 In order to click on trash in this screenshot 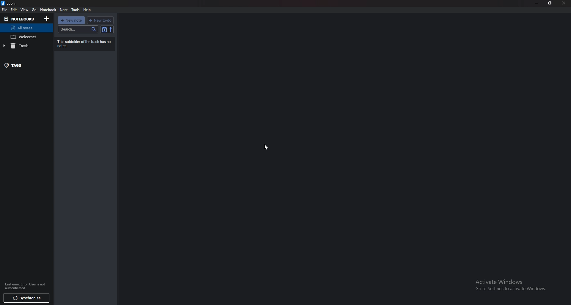, I will do `click(26, 45)`.